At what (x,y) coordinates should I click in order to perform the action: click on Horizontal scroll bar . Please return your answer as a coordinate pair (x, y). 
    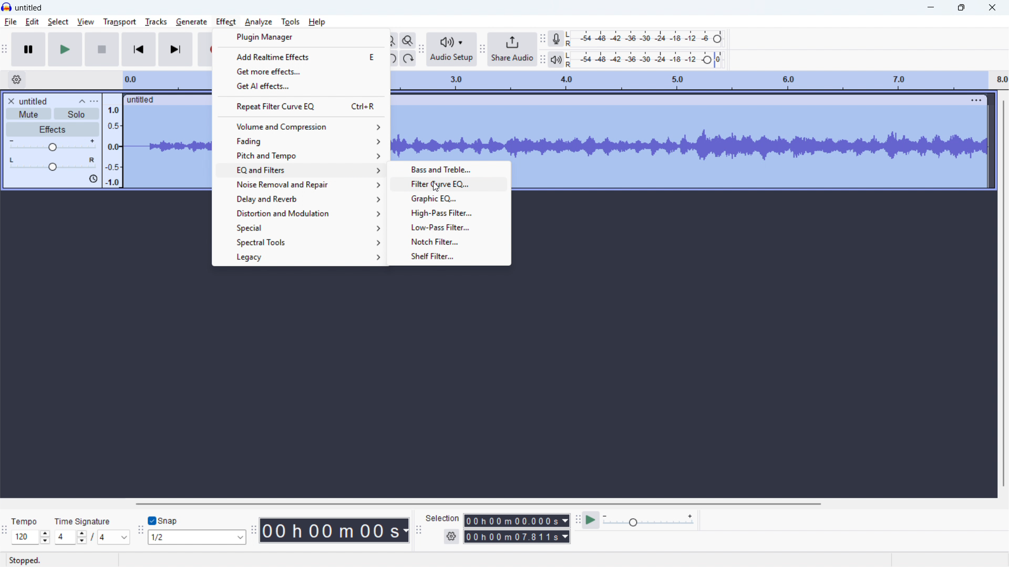
    Looking at the image, I should click on (476, 504).